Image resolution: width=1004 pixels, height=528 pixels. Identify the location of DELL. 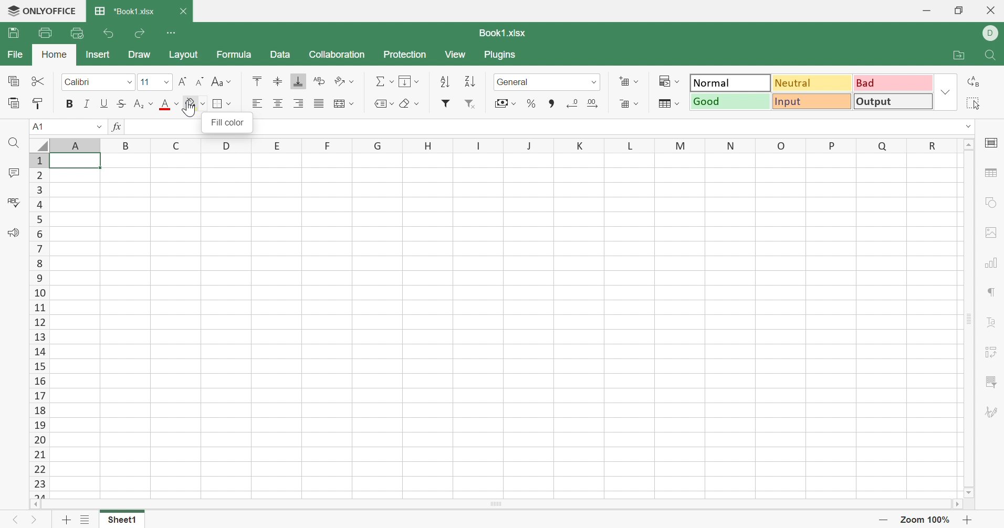
(991, 32).